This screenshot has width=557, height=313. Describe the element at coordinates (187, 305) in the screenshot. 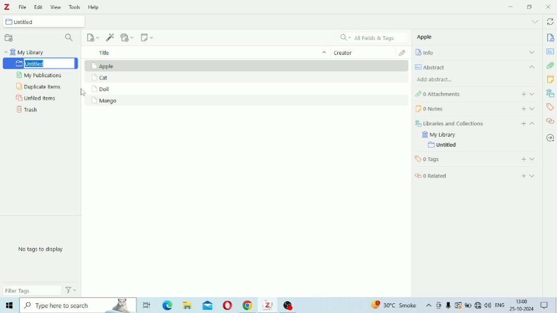

I see `` at that location.